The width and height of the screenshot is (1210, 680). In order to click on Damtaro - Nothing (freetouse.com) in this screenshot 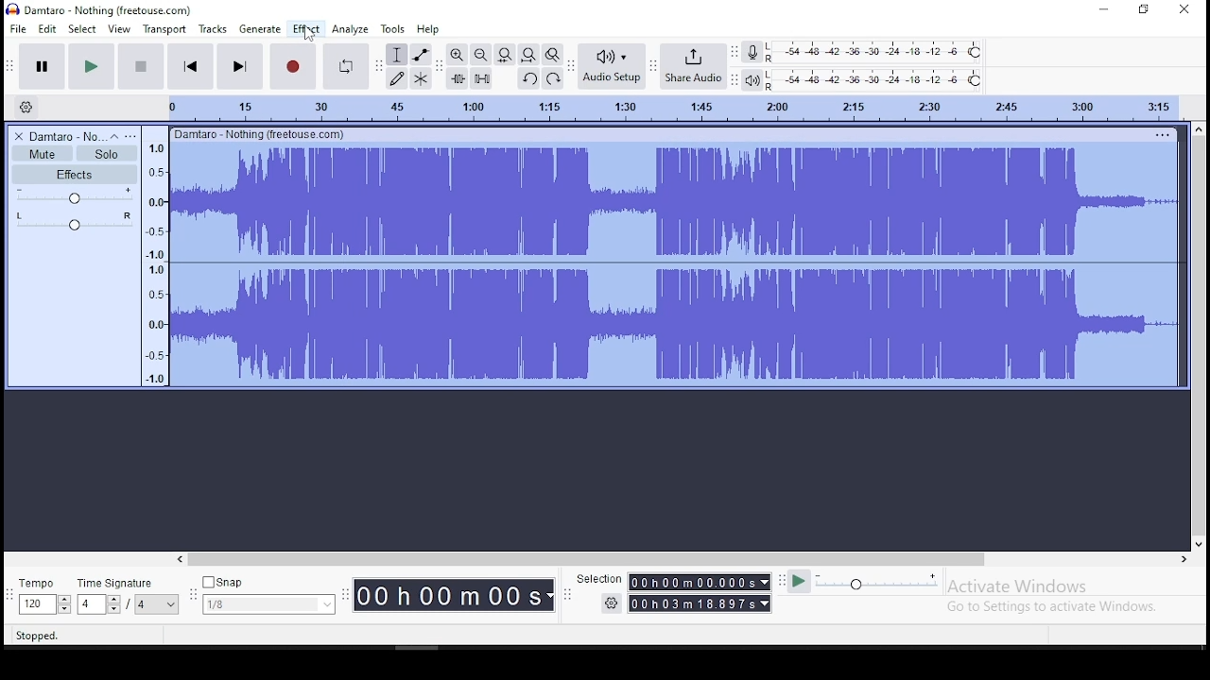, I will do `click(98, 10)`.